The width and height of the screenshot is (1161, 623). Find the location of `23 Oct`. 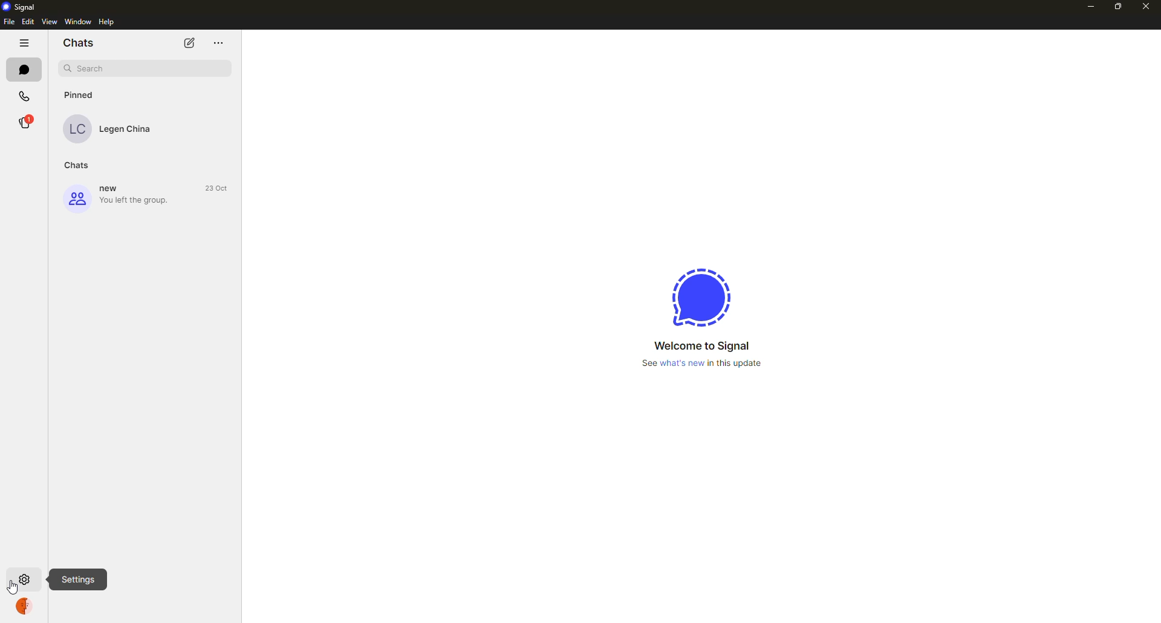

23 Oct is located at coordinates (215, 188).